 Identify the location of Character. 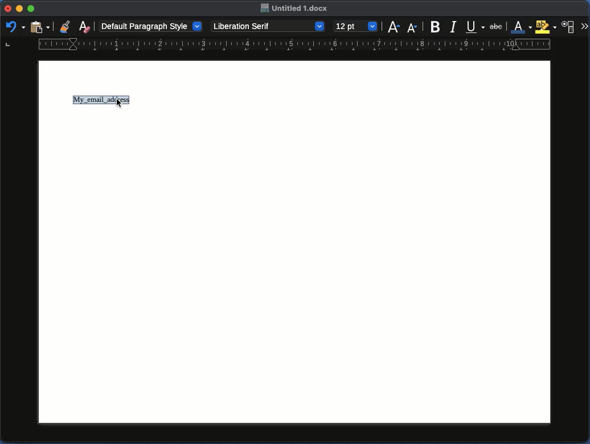
(569, 26).